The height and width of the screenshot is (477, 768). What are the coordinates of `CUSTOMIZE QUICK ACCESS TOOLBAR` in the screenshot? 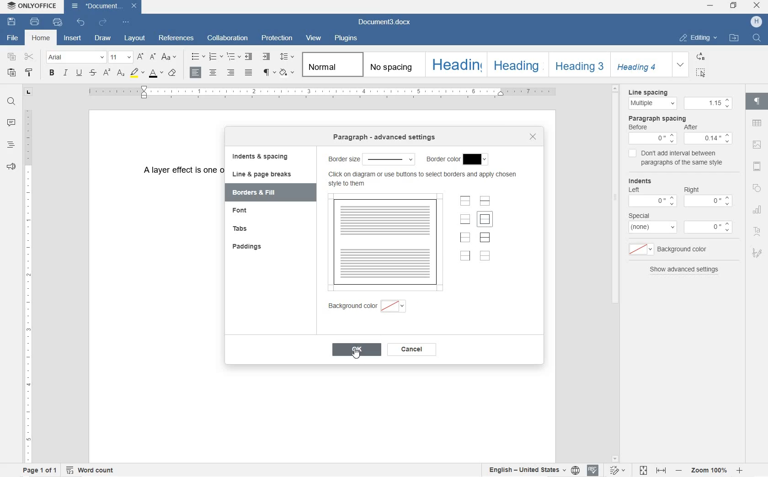 It's located at (127, 23).